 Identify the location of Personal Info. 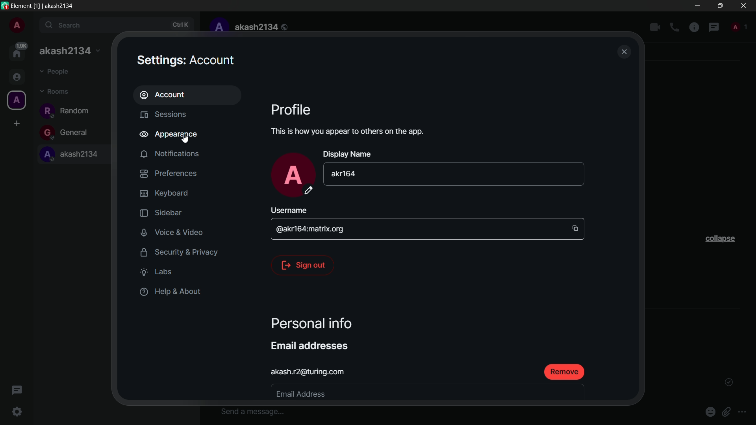
(311, 323).